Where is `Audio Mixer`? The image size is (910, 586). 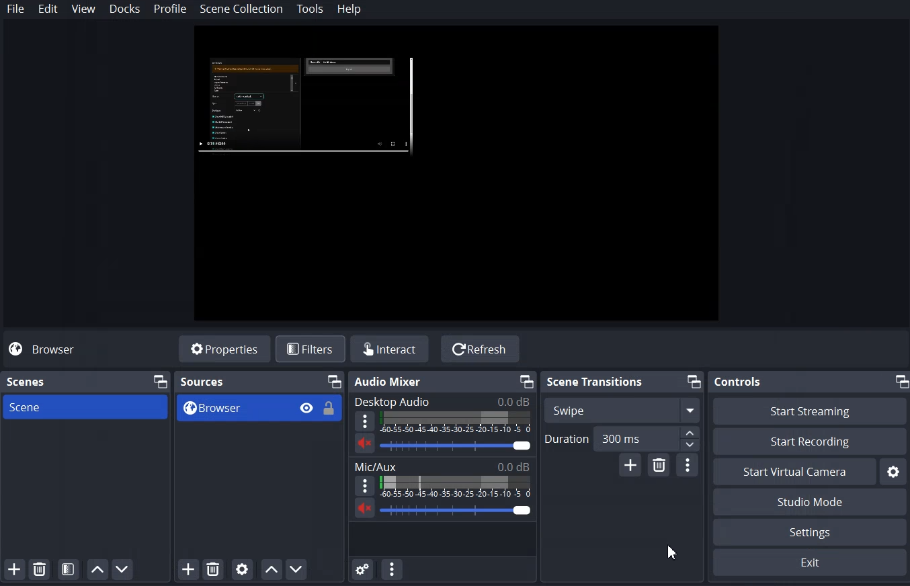 Audio Mixer is located at coordinates (388, 382).